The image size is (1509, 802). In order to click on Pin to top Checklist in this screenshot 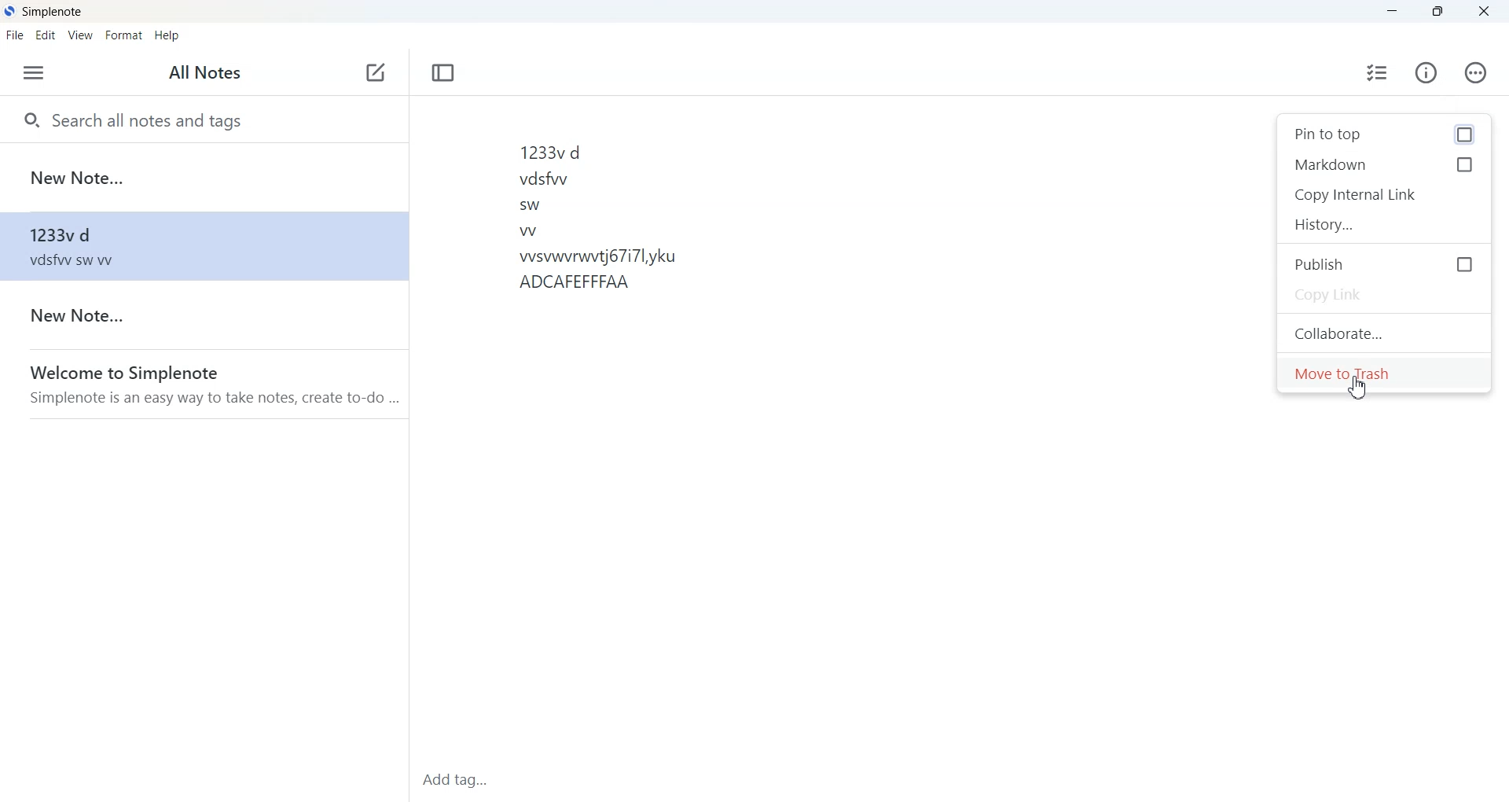, I will do `click(1384, 135)`.